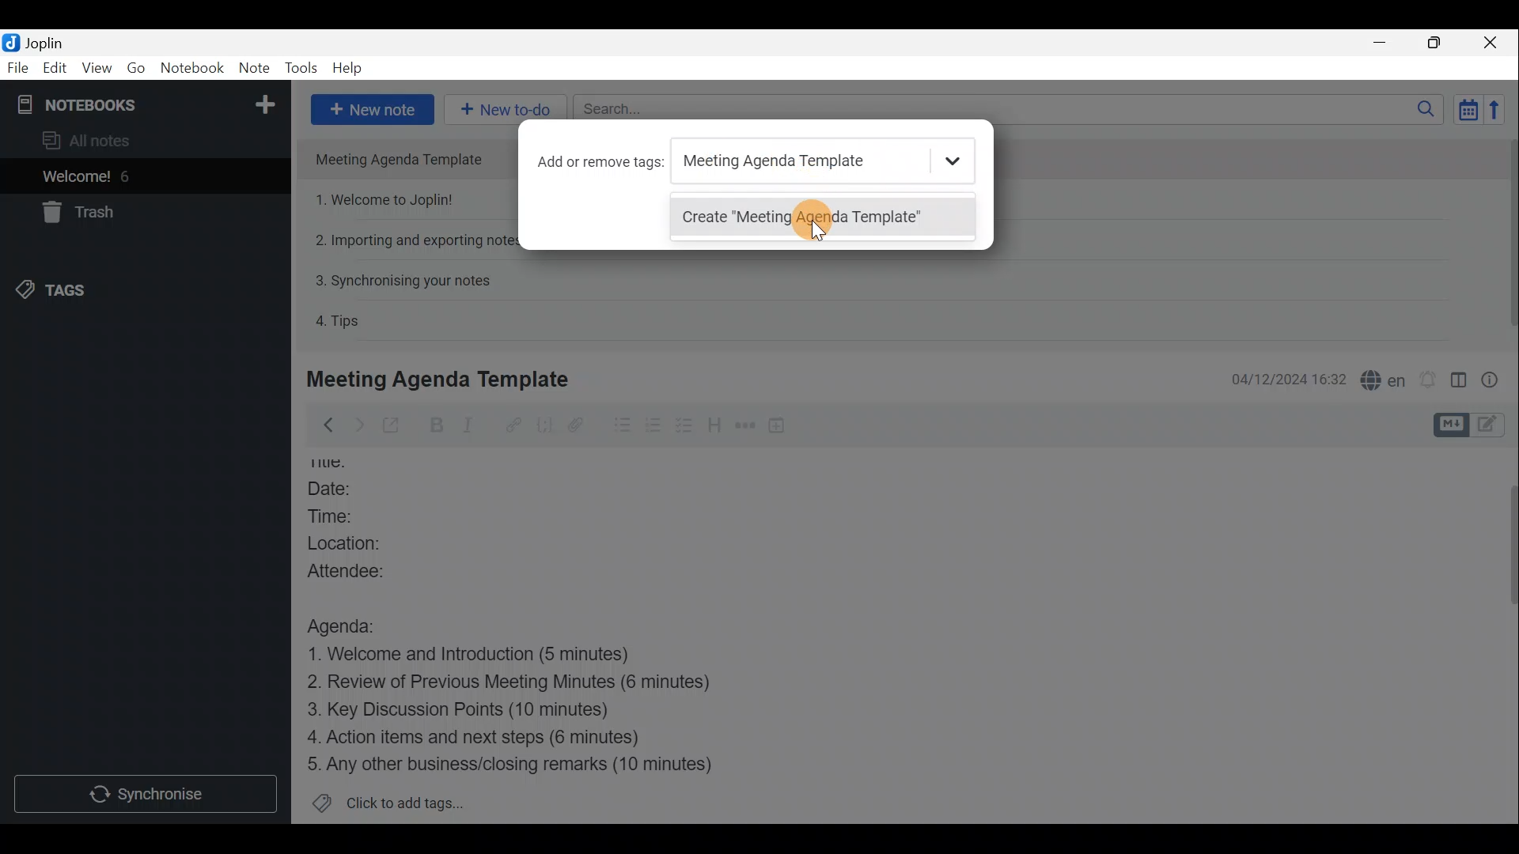  What do you see at coordinates (1491, 426) in the screenshot?
I see `Toggle editors` at bounding box center [1491, 426].